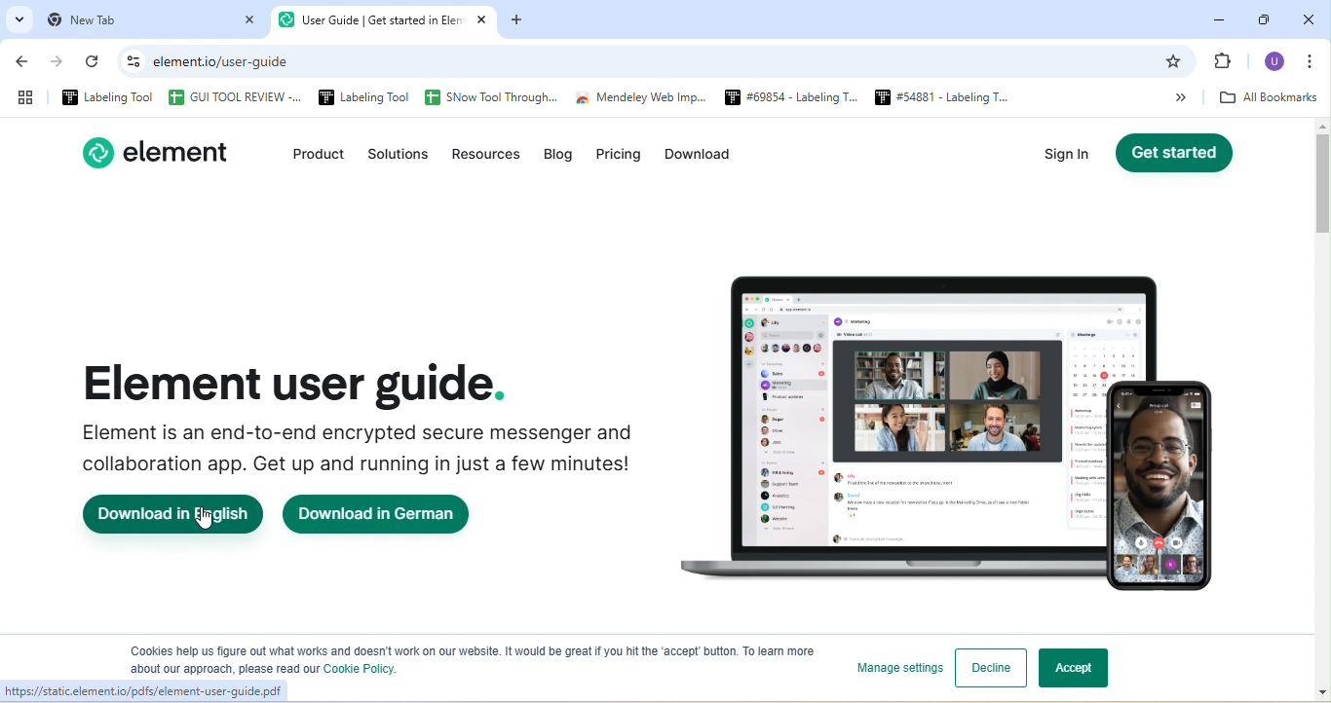 This screenshot has width=1331, height=703. I want to click on close, so click(1309, 18).